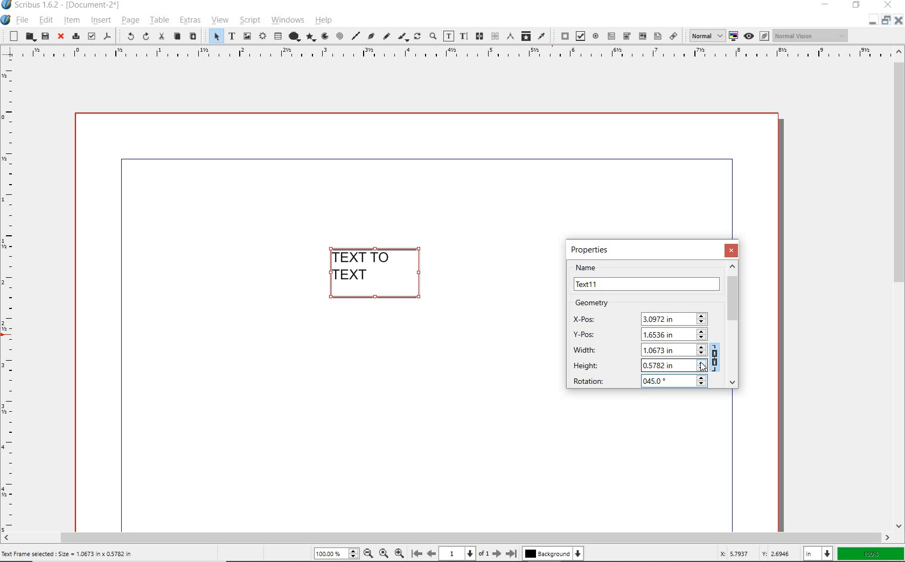  Describe the element at coordinates (626, 36) in the screenshot. I see `pdf combo box` at that location.